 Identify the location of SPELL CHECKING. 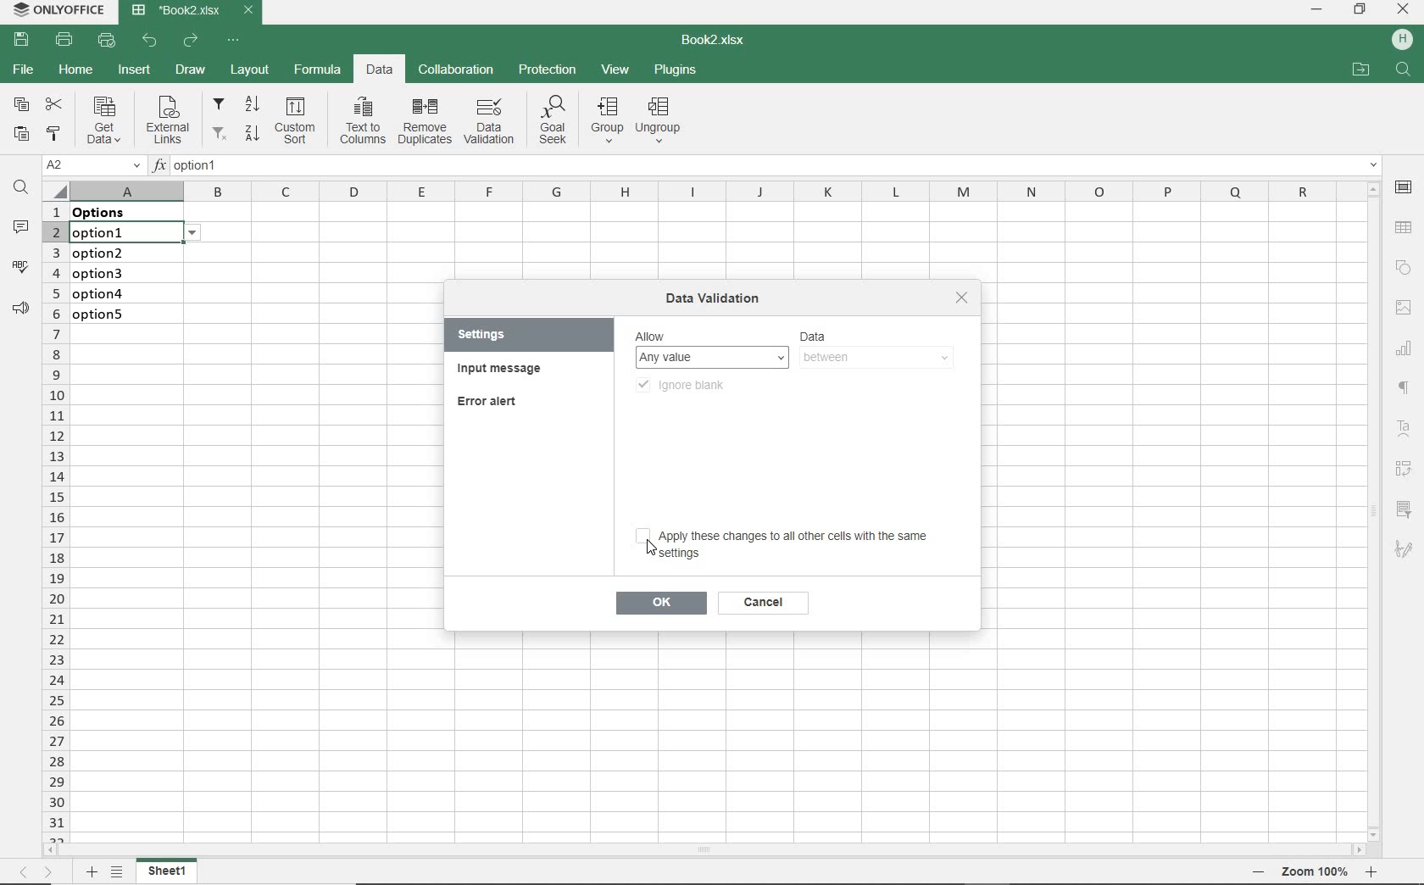
(17, 264).